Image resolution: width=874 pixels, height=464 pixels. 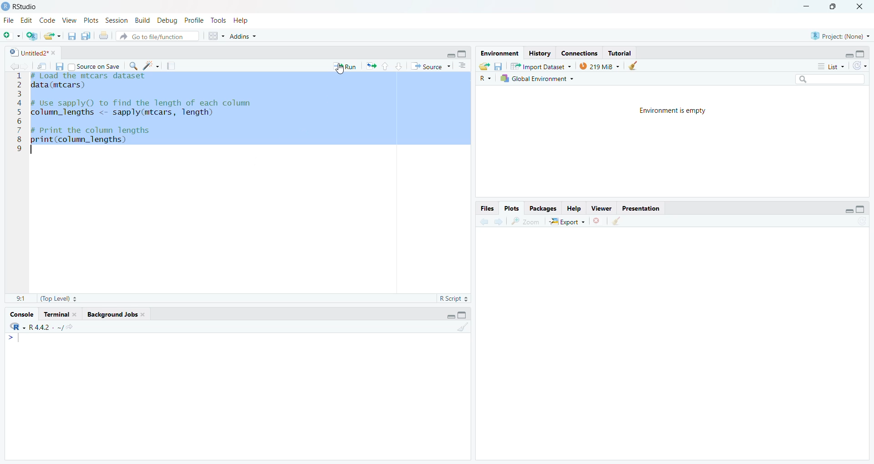 What do you see at coordinates (70, 20) in the screenshot?
I see `View` at bounding box center [70, 20].